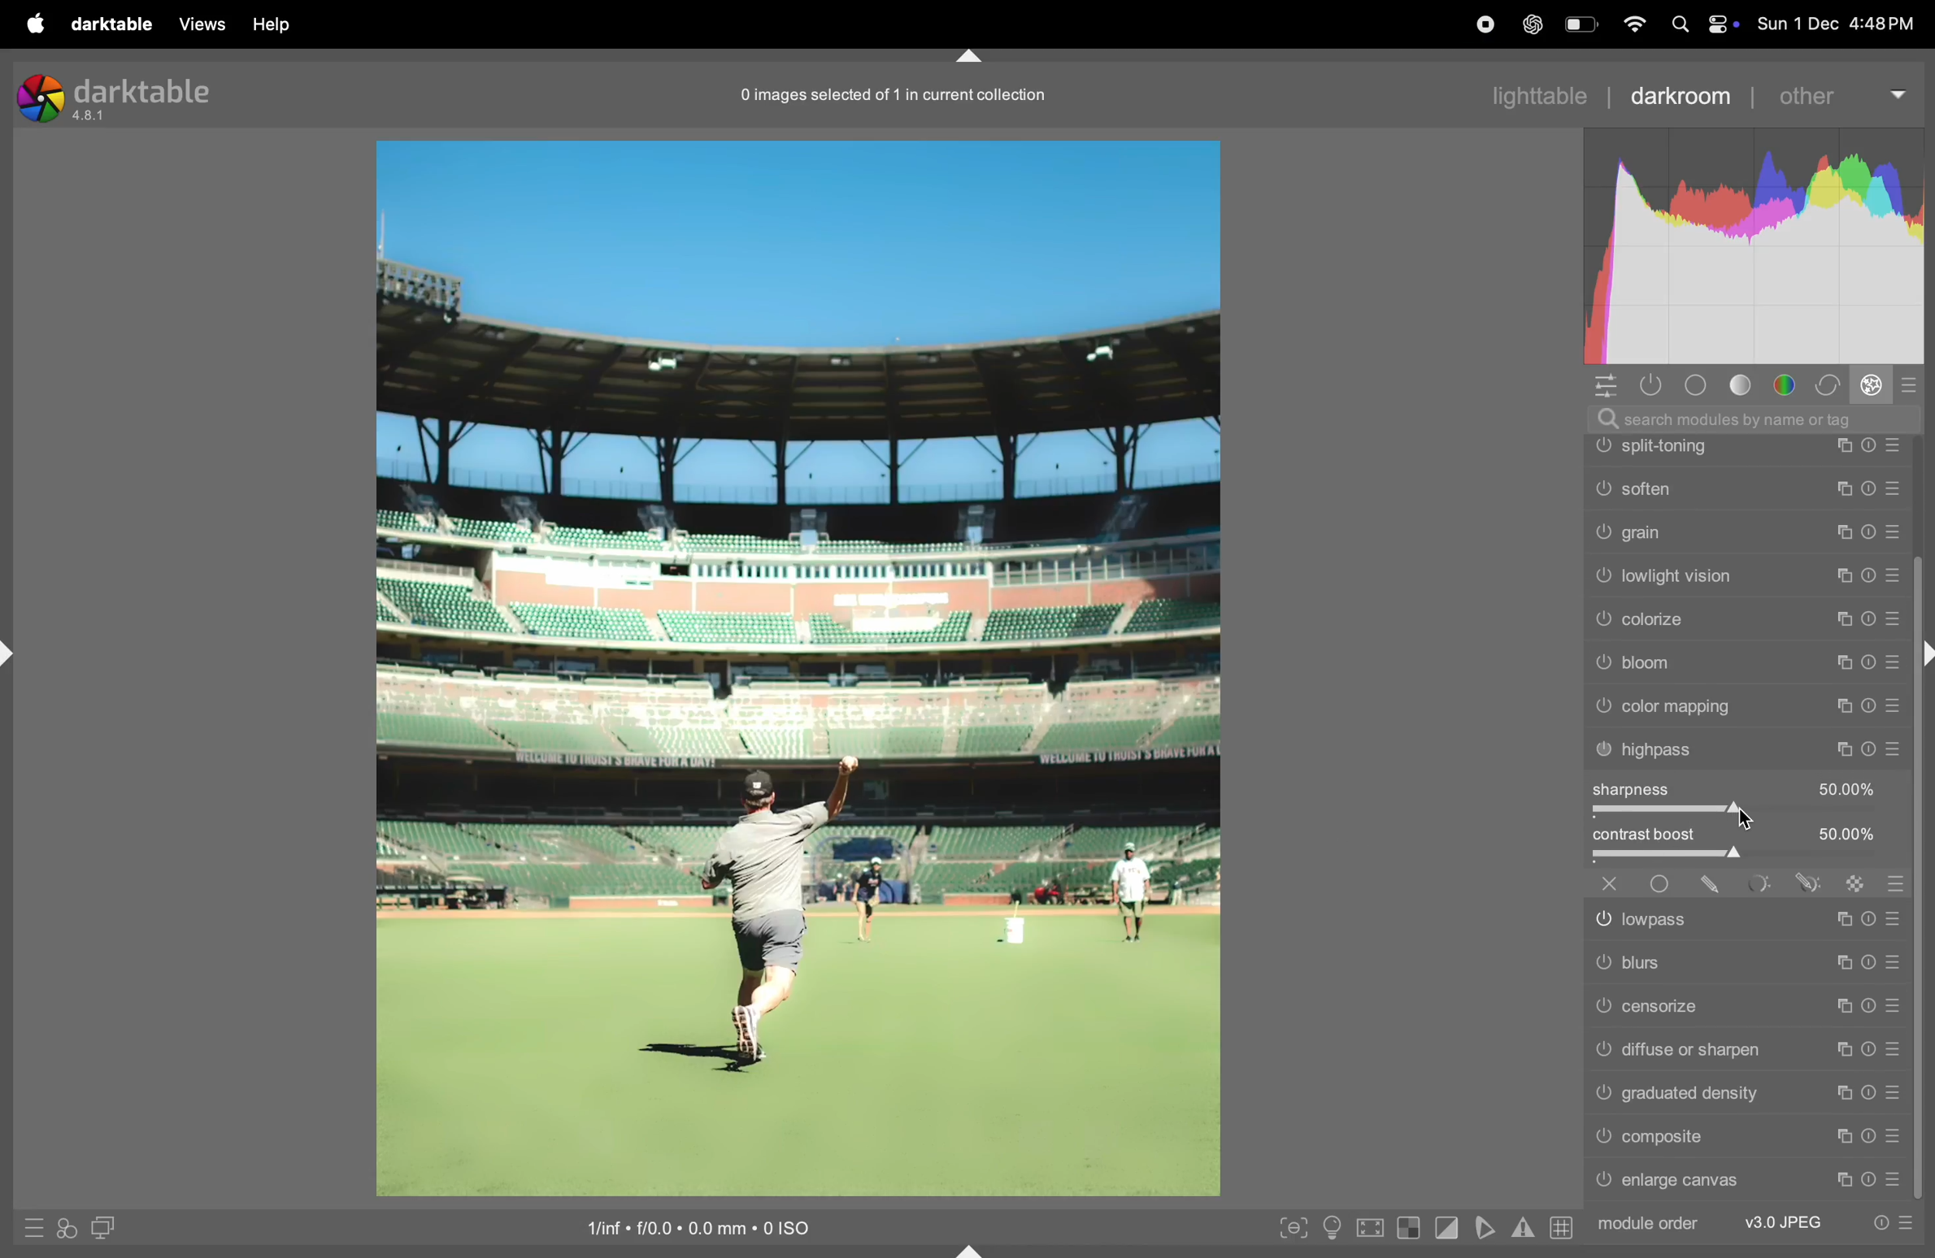 Image resolution: width=1935 pixels, height=1258 pixels. I want to click on views, so click(200, 24).